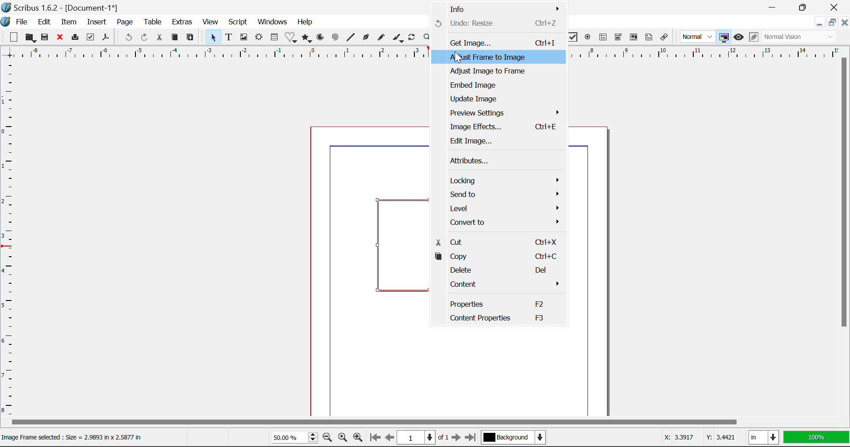  What do you see at coordinates (365, 38) in the screenshot?
I see `Bezier Curve` at bounding box center [365, 38].